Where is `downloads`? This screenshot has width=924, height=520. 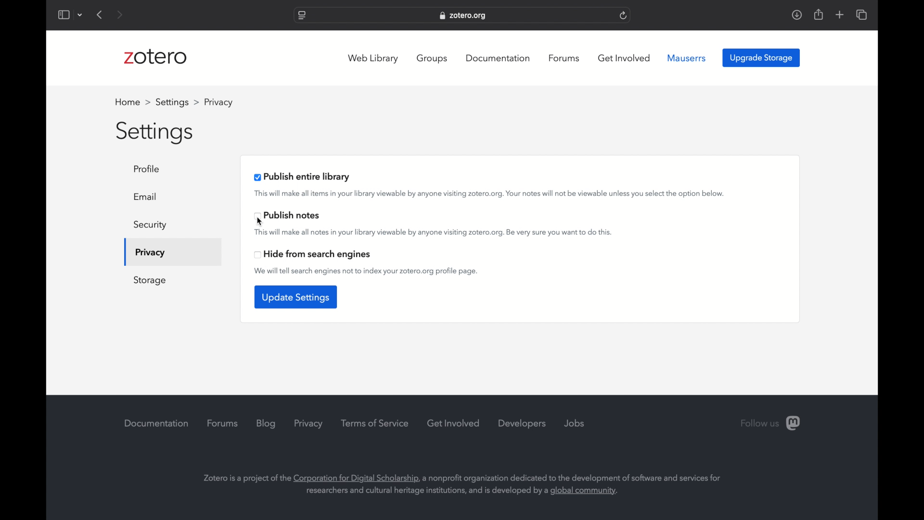 downloads is located at coordinates (796, 15).